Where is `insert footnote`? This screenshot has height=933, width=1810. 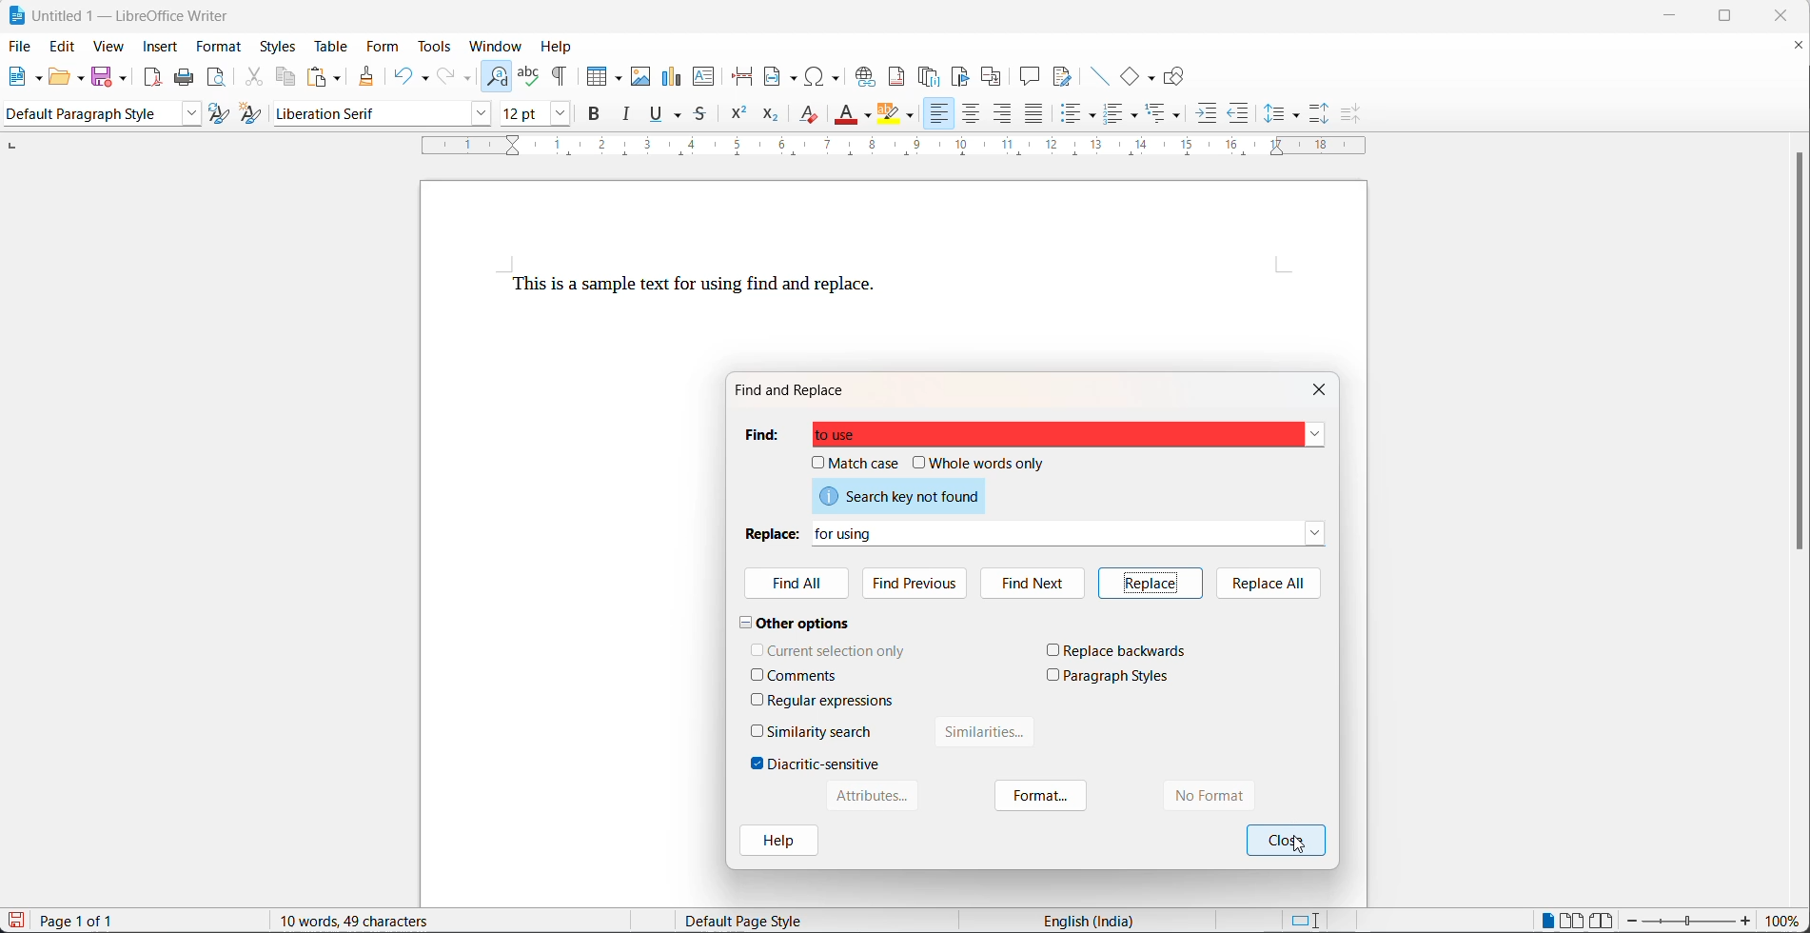 insert footnote is located at coordinates (899, 76).